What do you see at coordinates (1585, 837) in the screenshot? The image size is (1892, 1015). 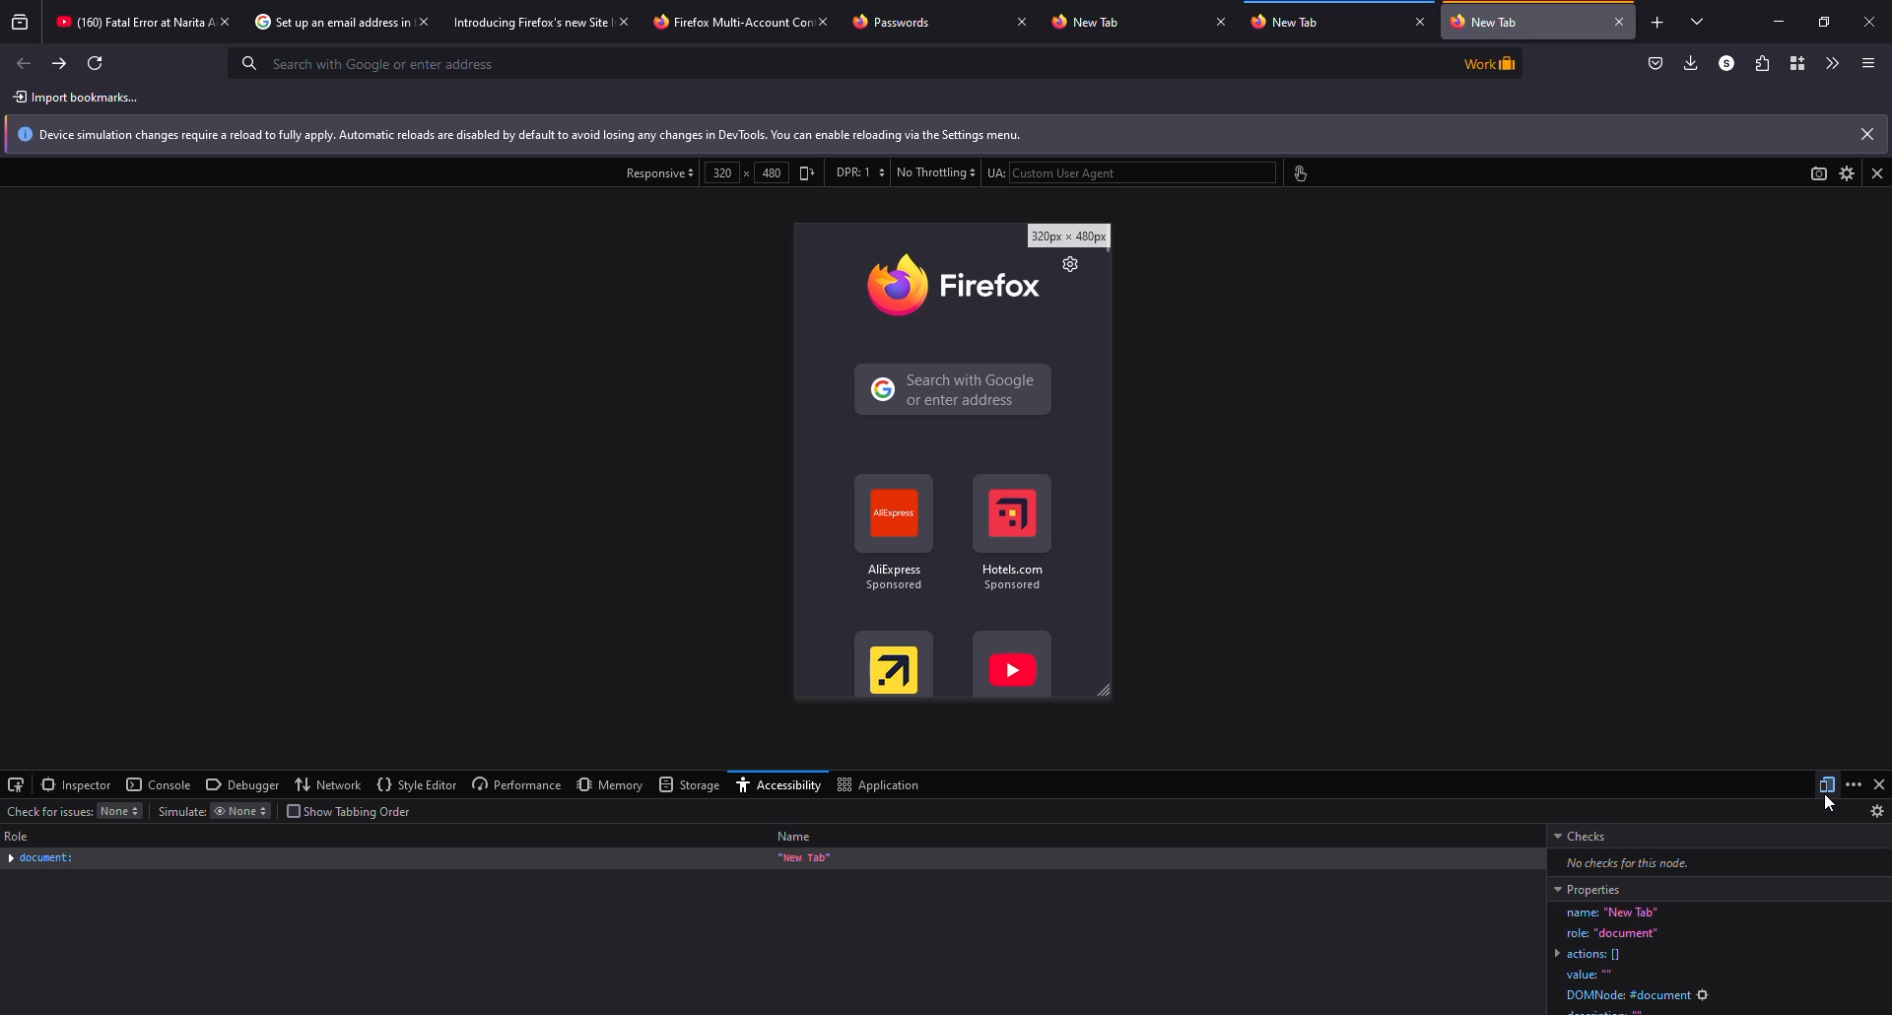 I see `checks` at bounding box center [1585, 837].